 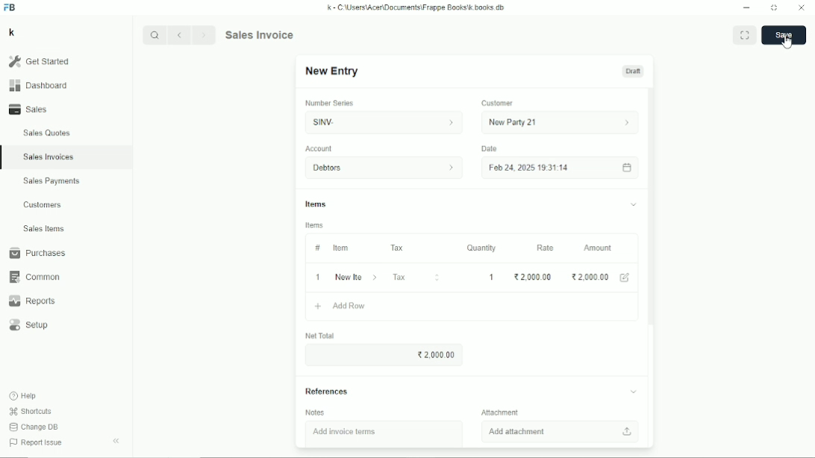 What do you see at coordinates (652, 211) in the screenshot?
I see `Vertical scrollbar` at bounding box center [652, 211].